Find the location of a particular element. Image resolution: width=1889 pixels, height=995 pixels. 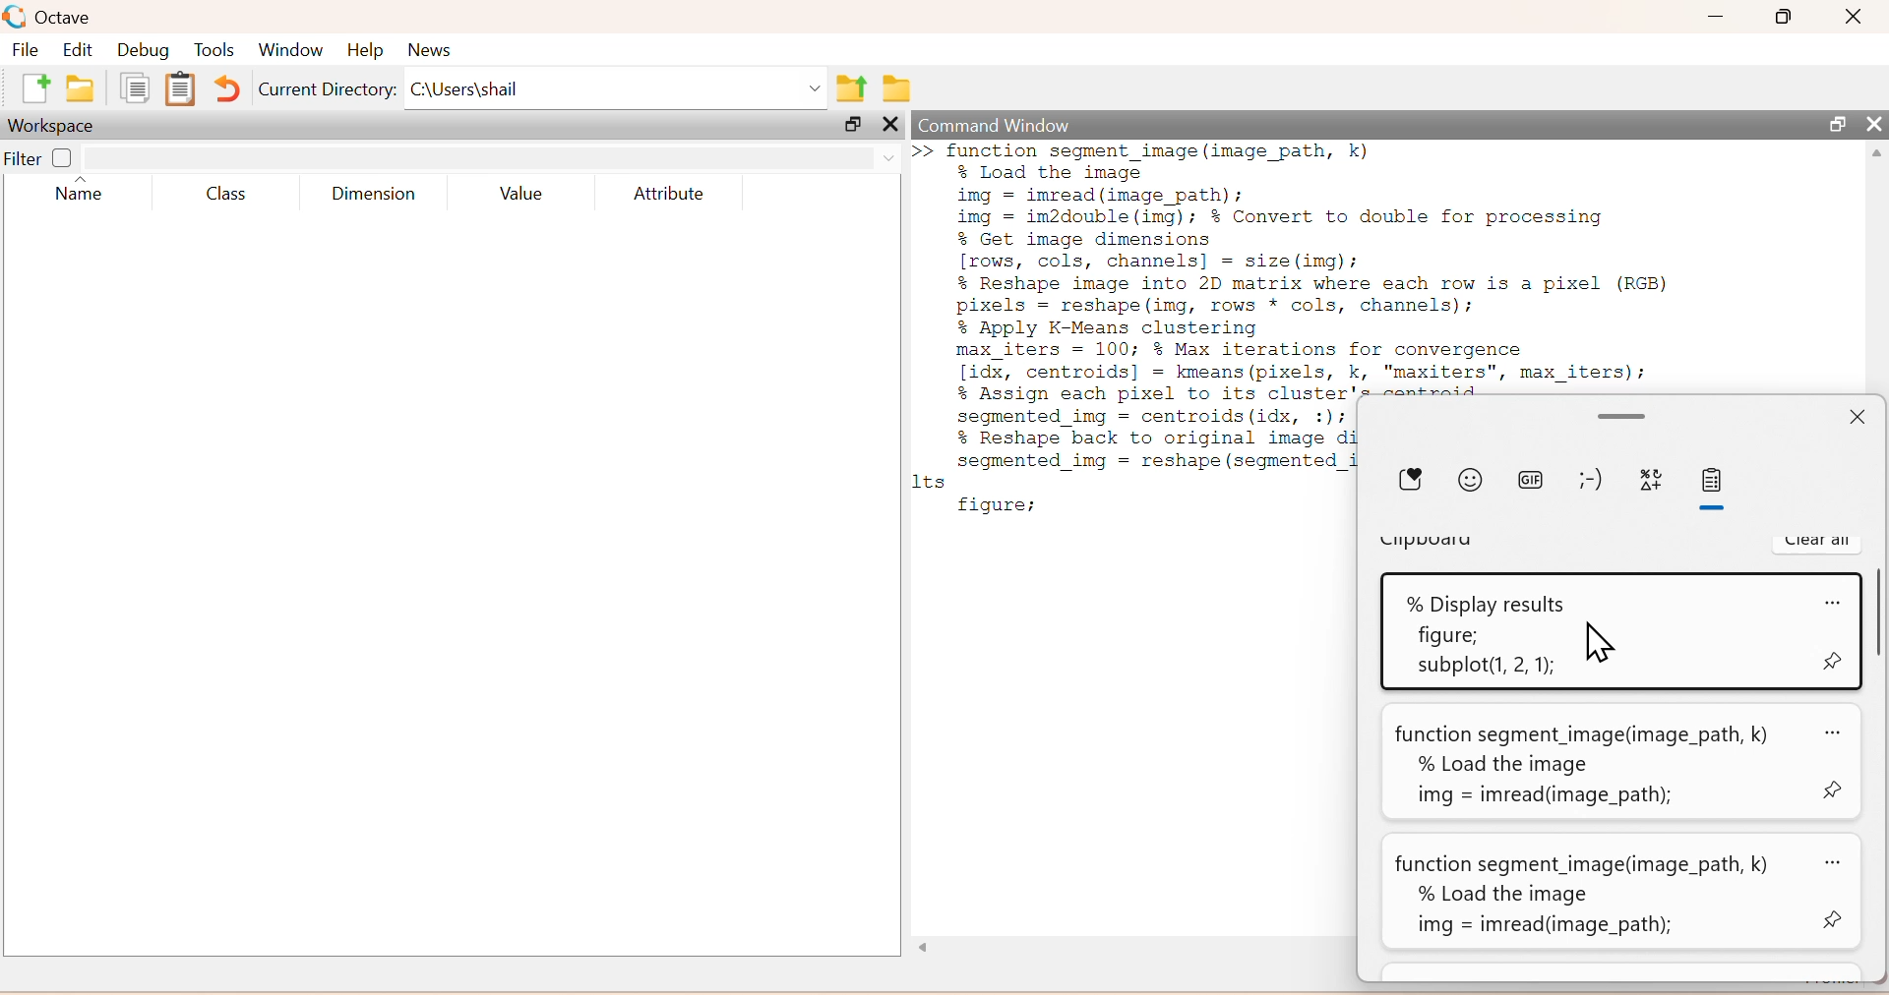

 is located at coordinates (932, 948).